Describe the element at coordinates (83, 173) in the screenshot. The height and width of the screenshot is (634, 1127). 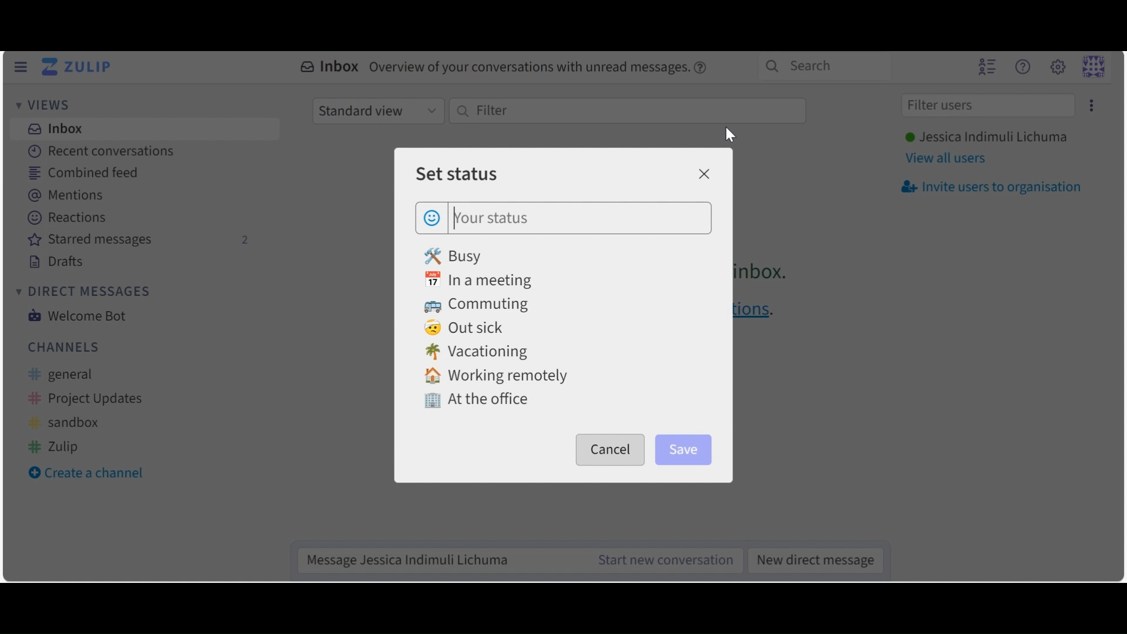
I see `Combined Feed` at that location.